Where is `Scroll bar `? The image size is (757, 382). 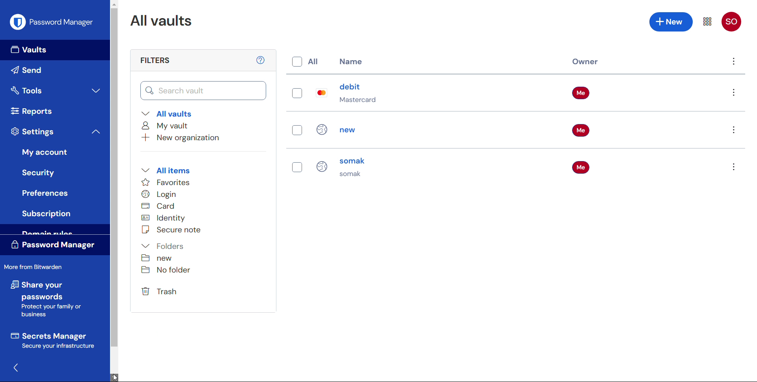
Scroll bar  is located at coordinates (113, 176).